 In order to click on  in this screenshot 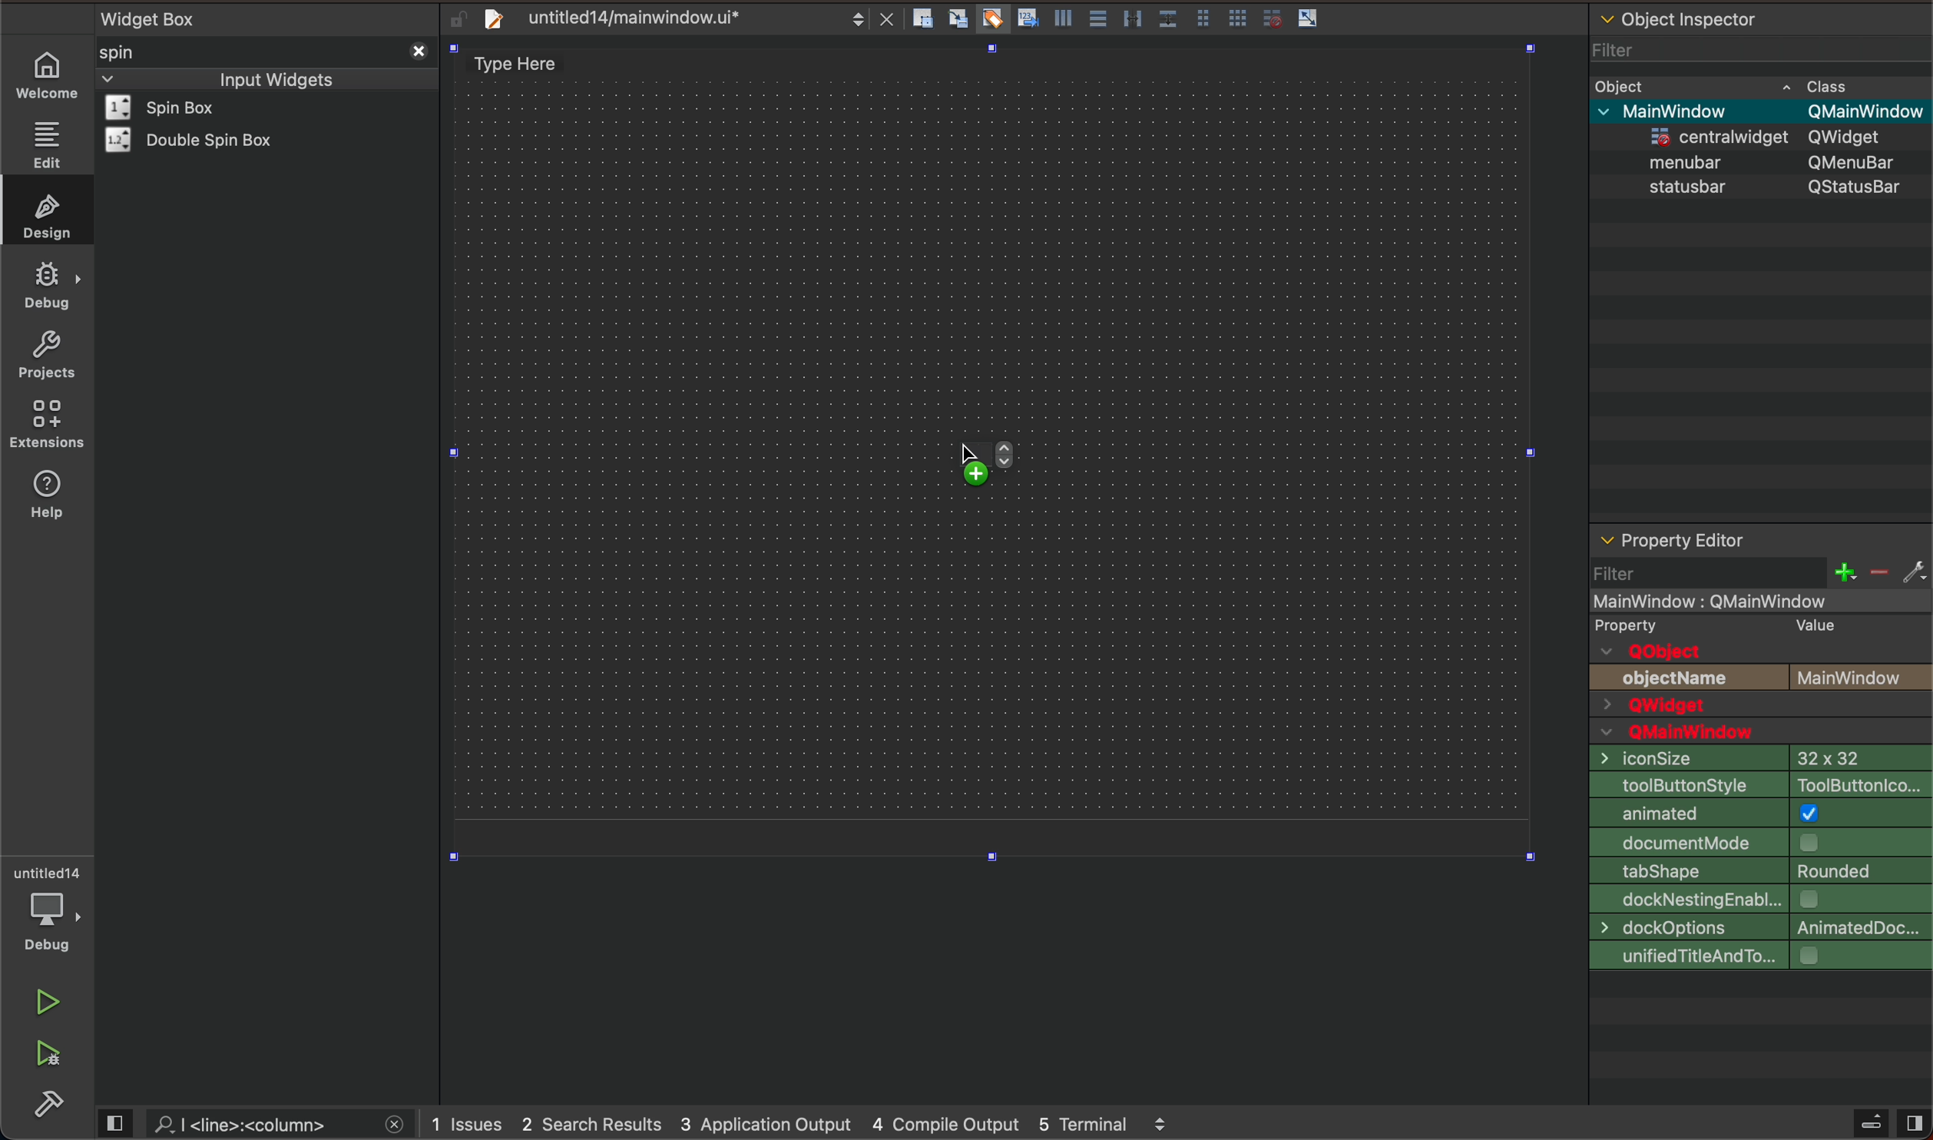, I will do `click(1693, 160)`.